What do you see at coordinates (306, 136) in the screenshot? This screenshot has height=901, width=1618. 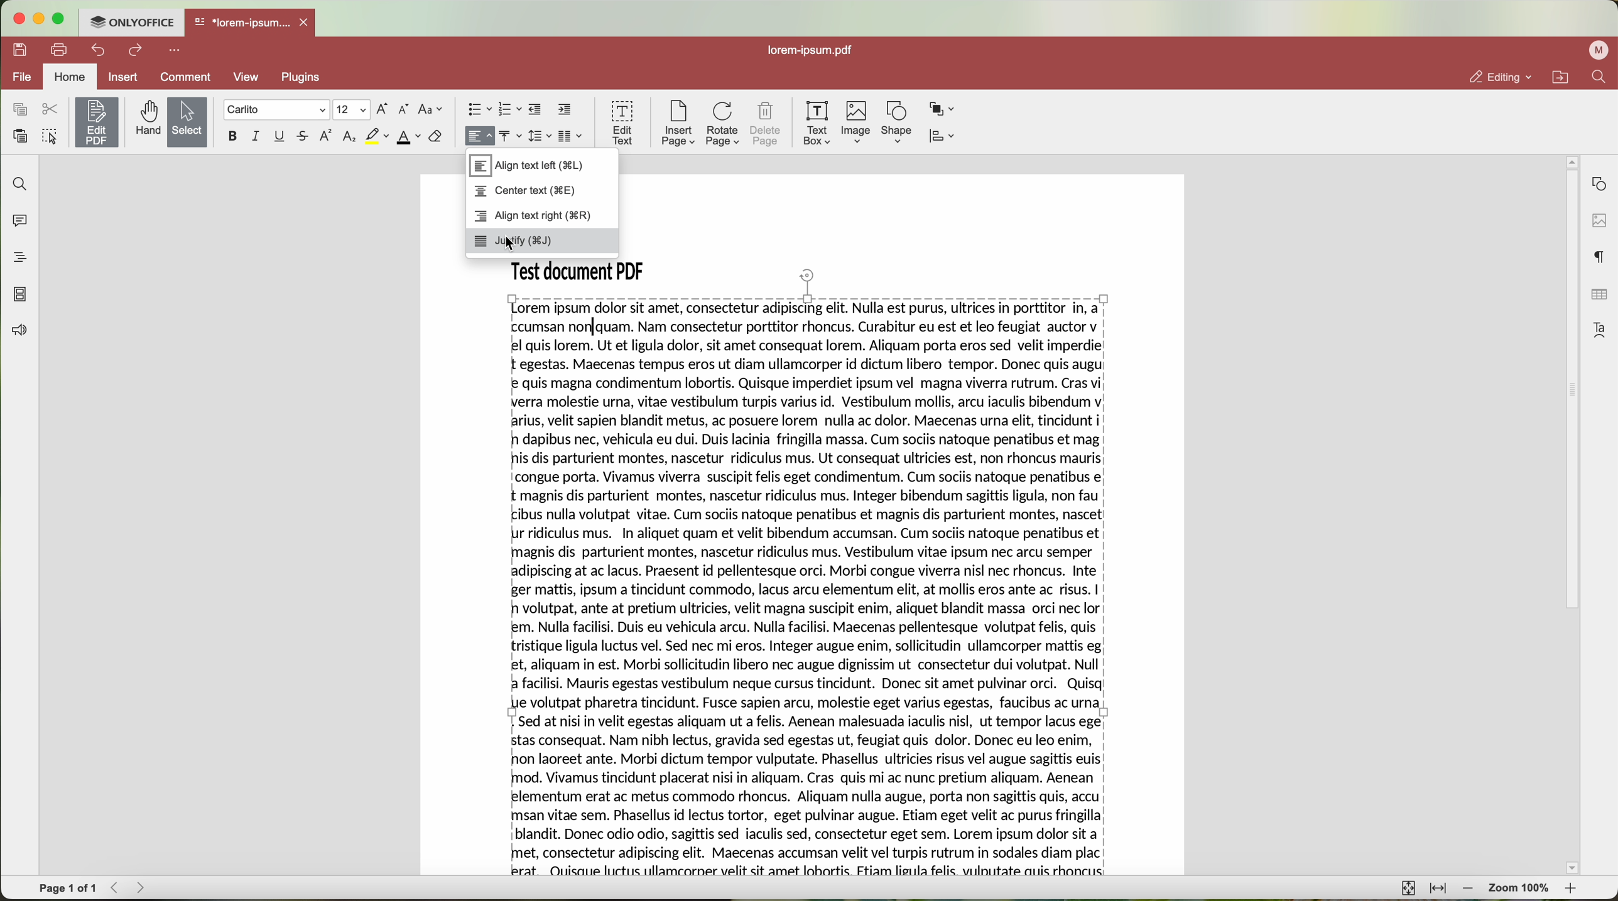 I see `strike out` at bounding box center [306, 136].